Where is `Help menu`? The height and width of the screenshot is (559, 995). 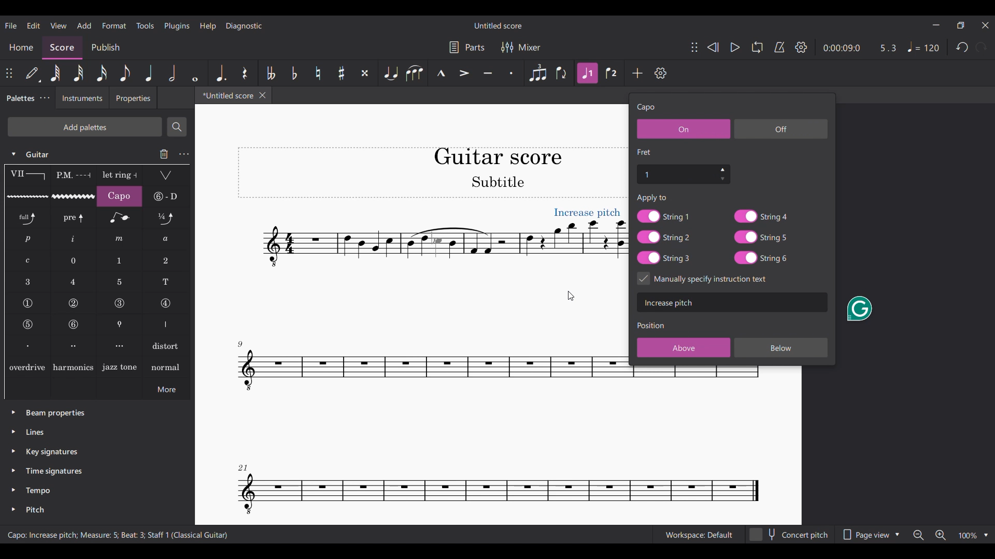
Help menu is located at coordinates (208, 26).